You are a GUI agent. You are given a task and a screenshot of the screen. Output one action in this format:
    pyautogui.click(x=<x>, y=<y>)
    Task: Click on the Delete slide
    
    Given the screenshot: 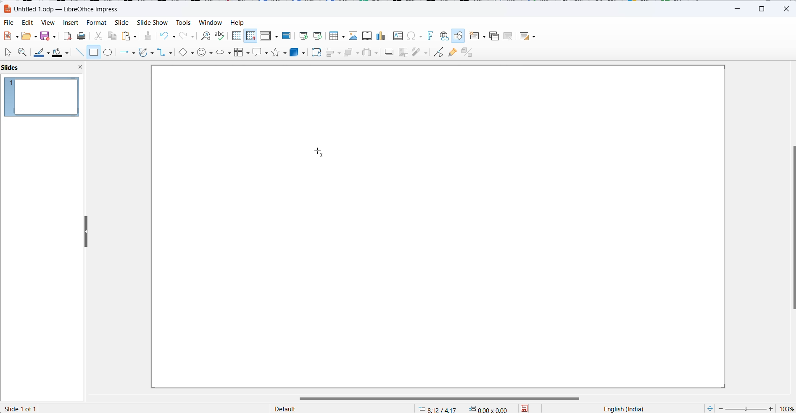 What is the action you would take?
    pyautogui.click(x=509, y=36)
    